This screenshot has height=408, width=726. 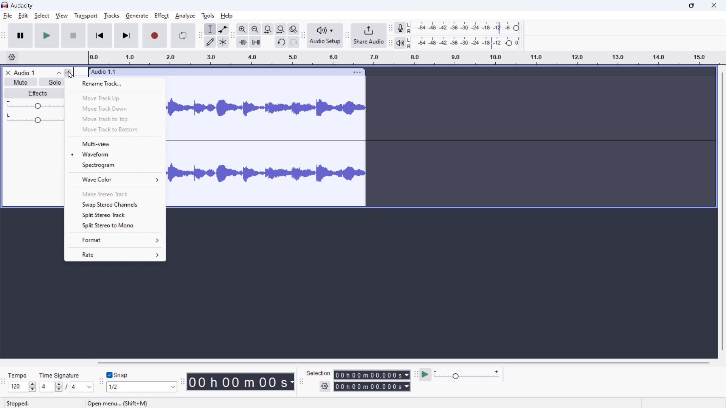 I want to click on edit toolbar, so click(x=233, y=36).